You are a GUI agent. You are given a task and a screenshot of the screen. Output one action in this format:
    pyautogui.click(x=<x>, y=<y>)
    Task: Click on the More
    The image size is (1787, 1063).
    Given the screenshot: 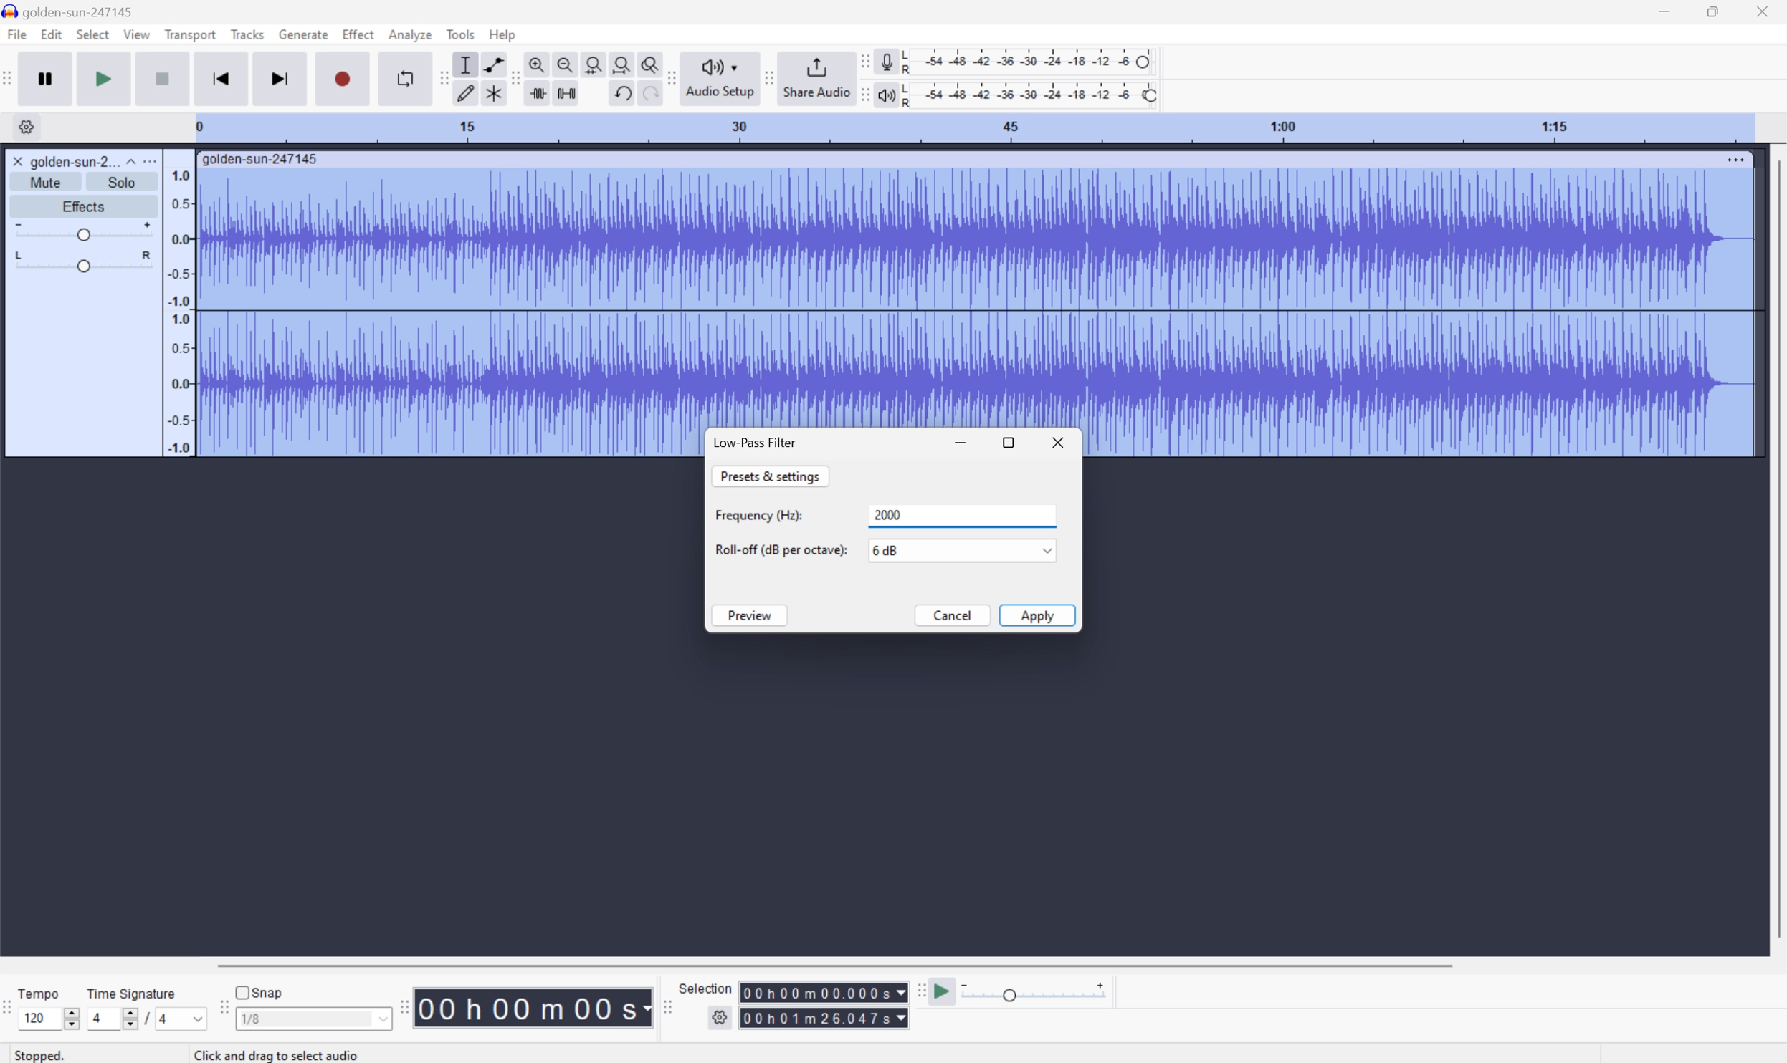 What is the action you would take?
    pyautogui.click(x=148, y=160)
    